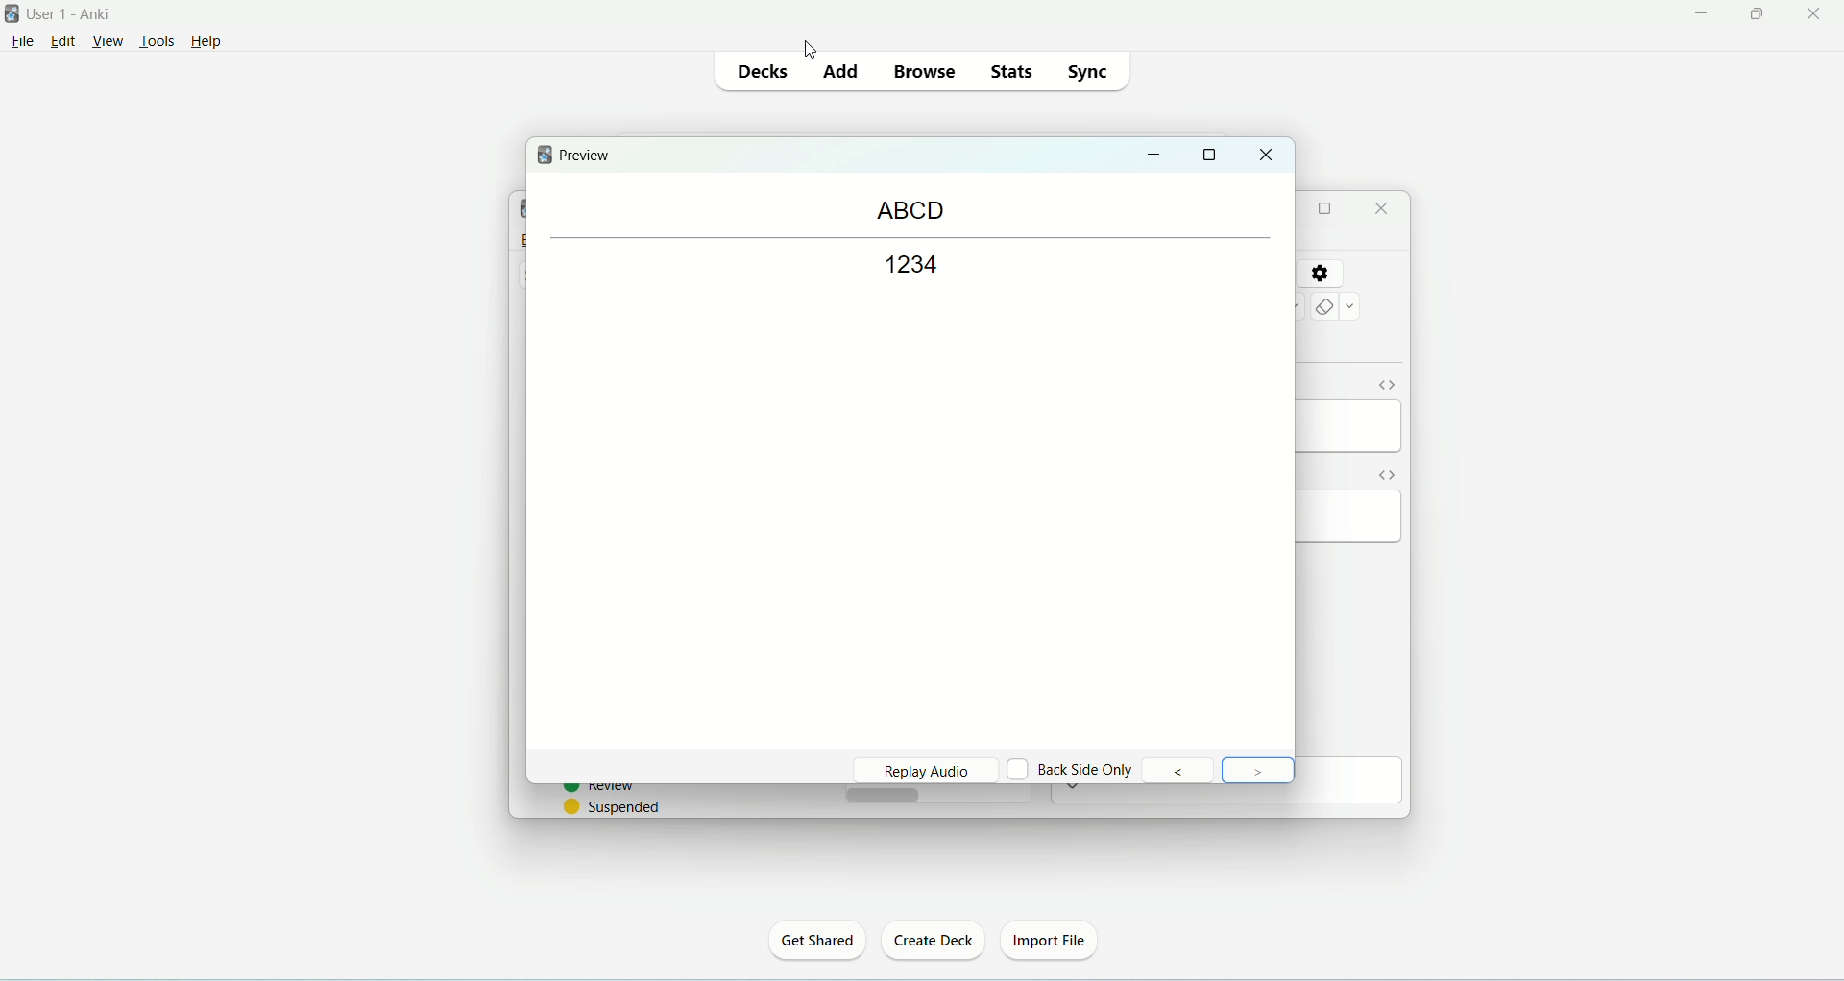 The height and width of the screenshot is (981, 1844). I want to click on edit, so click(68, 42).